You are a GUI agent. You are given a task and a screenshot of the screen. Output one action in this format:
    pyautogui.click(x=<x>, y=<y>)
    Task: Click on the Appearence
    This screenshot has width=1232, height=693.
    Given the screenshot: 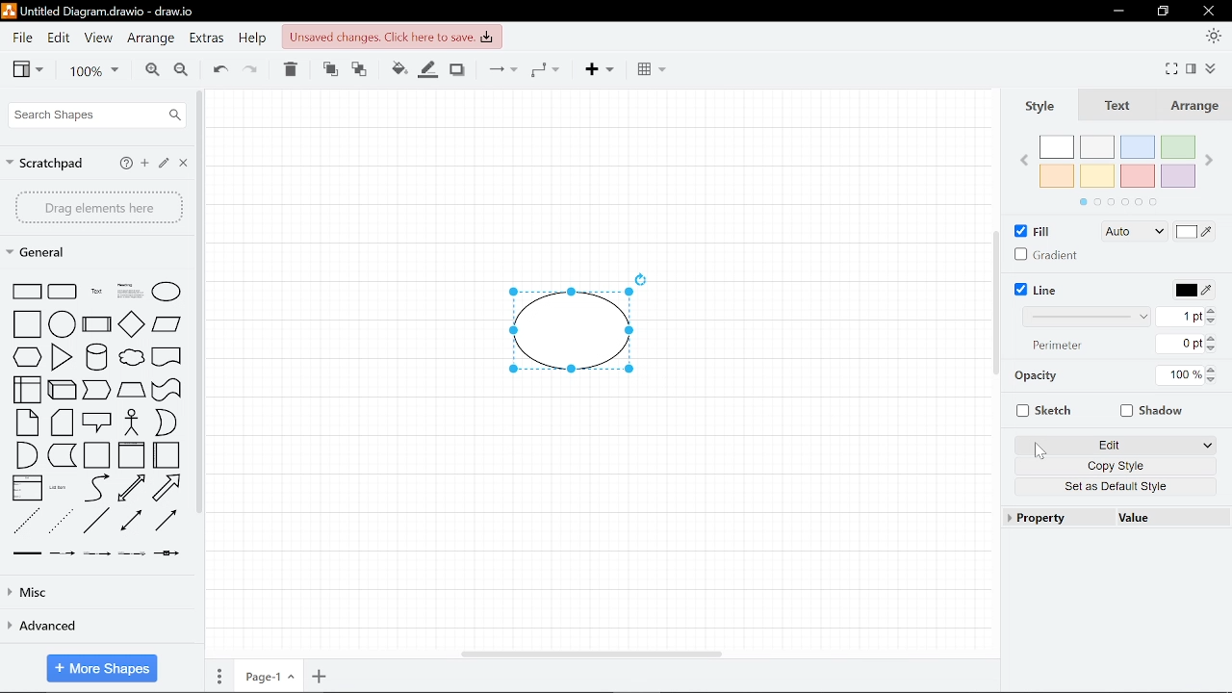 What is the action you would take?
    pyautogui.click(x=1215, y=38)
    